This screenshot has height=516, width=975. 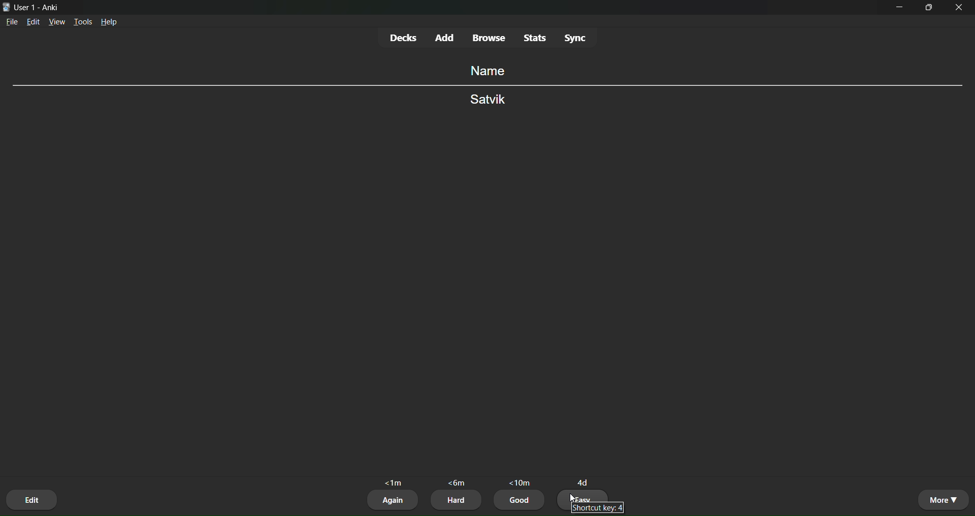 I want to click on browse, so click(x=490, y=39).